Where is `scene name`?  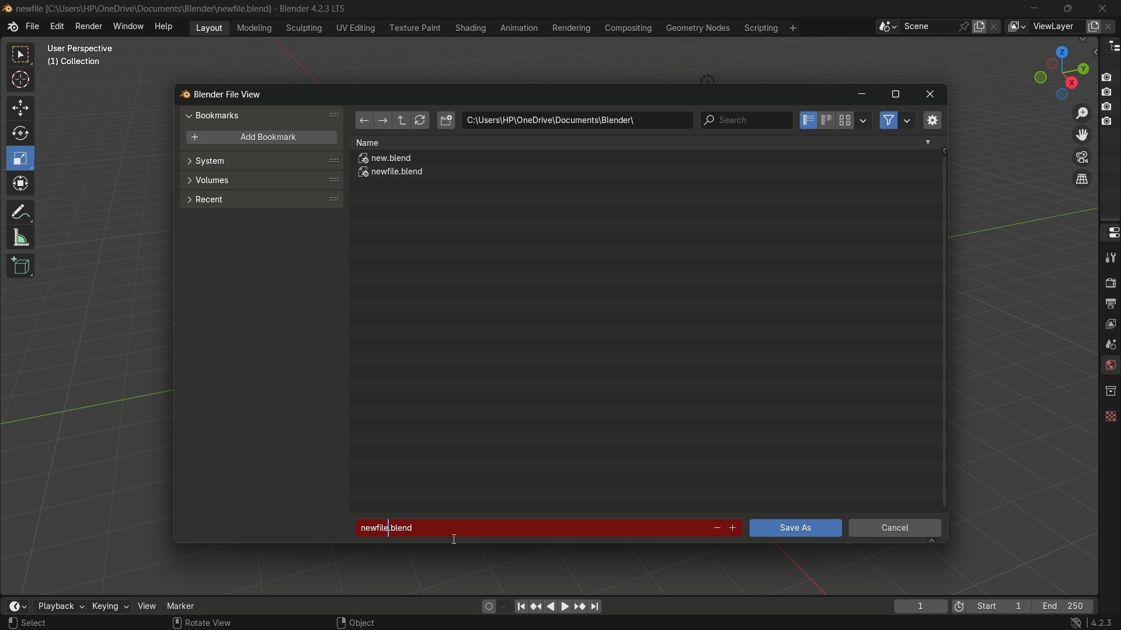
scene name is located at coordinates (928, 26).